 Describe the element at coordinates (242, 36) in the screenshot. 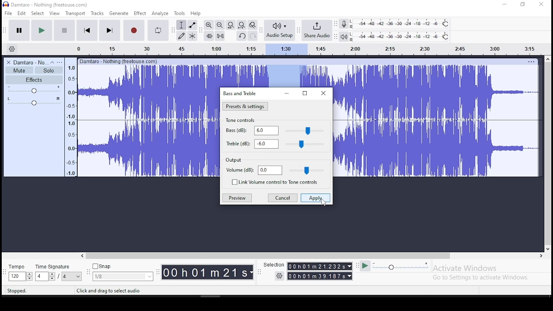

I see `undo` at that location.